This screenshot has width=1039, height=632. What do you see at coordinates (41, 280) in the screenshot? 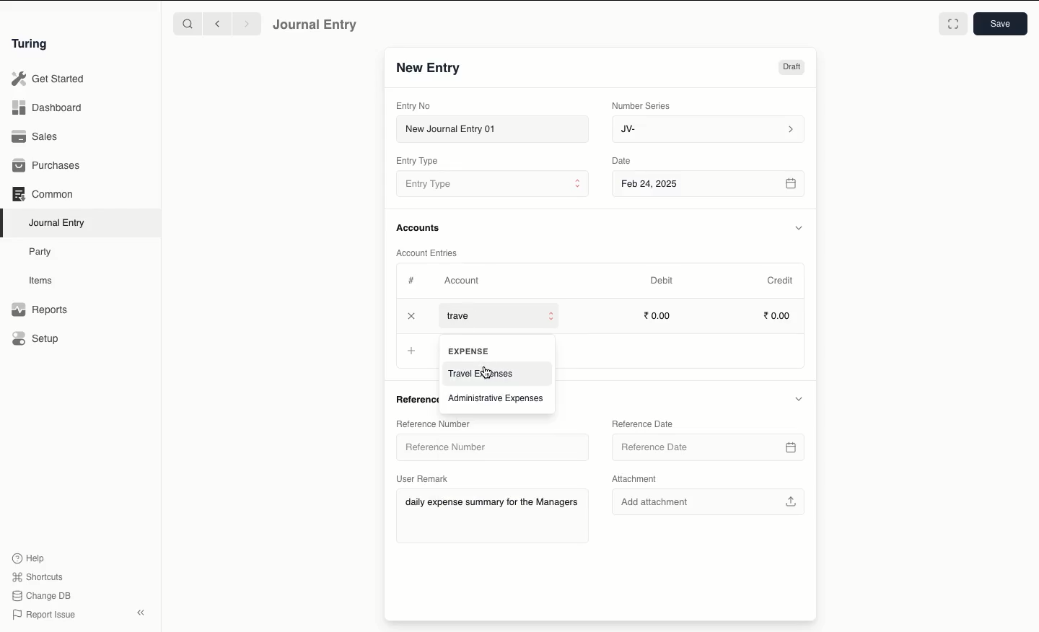
I see `Items` at bounding box center [41, 280].